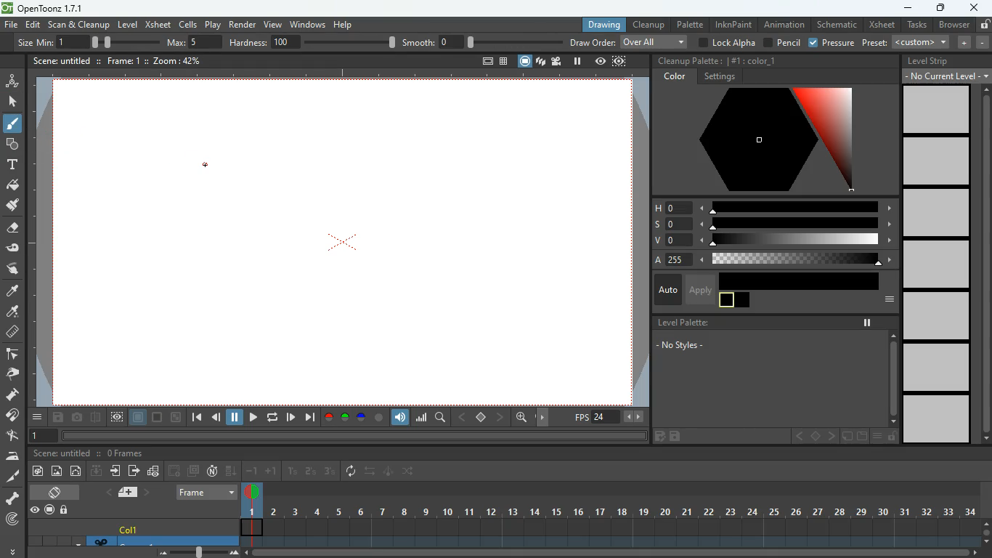 This screenshot has width=992, height=558. What do you see at coordinates (938, 368) in the screenshot?
I see `level` at bounding box center [938, 368].